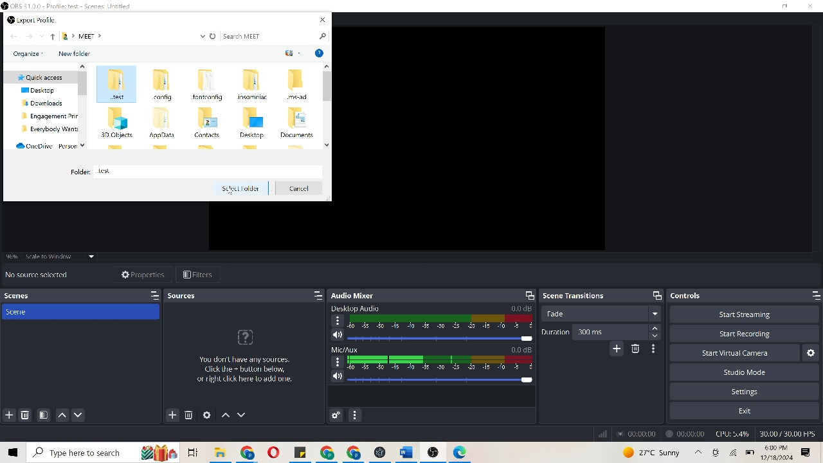 This screenshot has width=823, height=463. Describe the element at coordinates (601, 432) in the screenshot. I see `signal` at that location.